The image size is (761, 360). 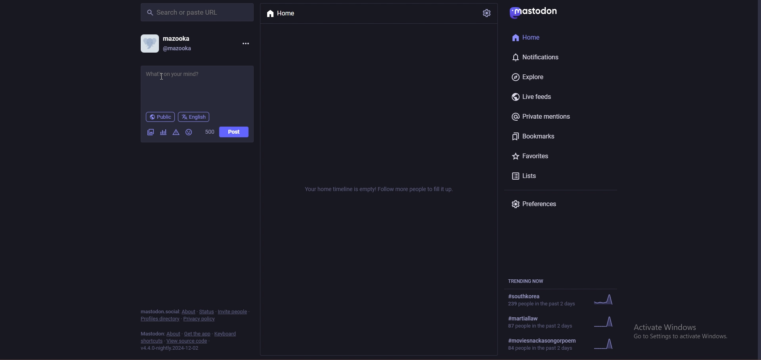 I want to click on @mazooka, so click(x=178, y=49).